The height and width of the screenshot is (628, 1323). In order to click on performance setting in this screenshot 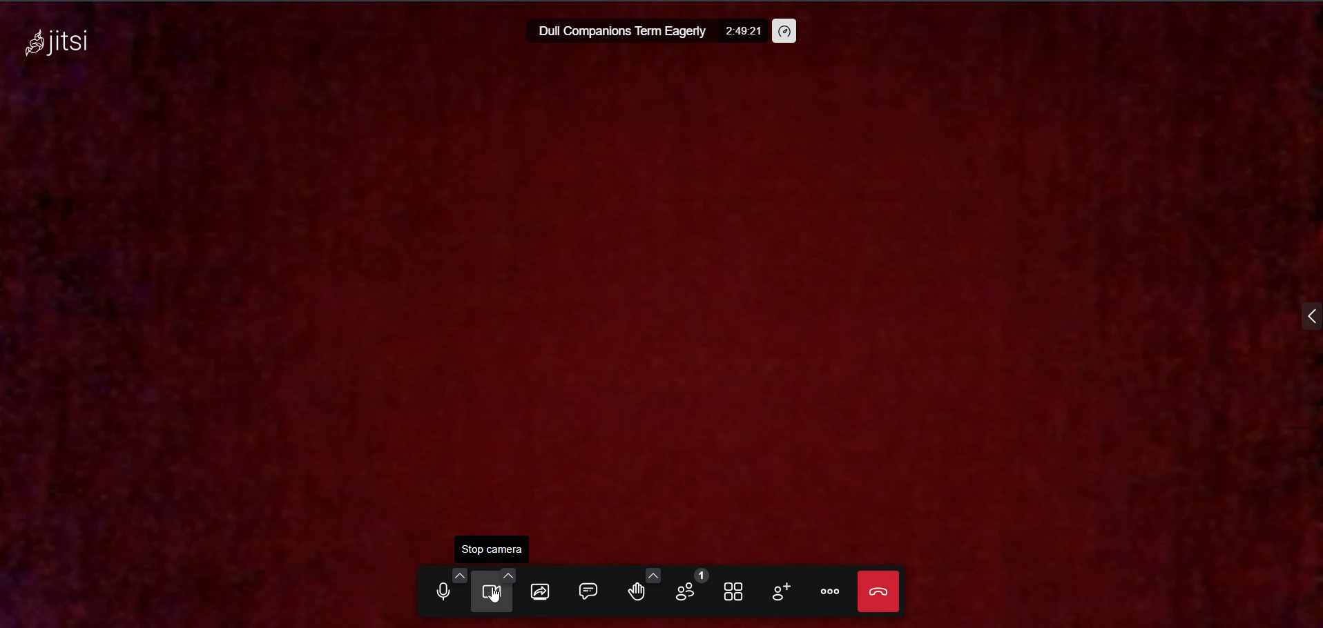, I will do `click(786, 31)`.